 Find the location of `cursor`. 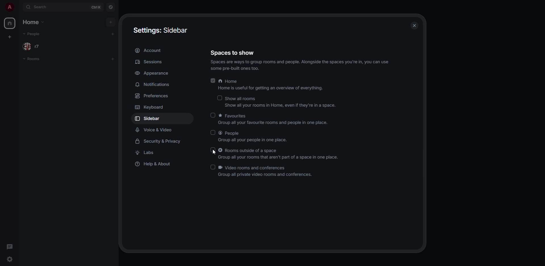

cursor is located at coordinates (213, 153).